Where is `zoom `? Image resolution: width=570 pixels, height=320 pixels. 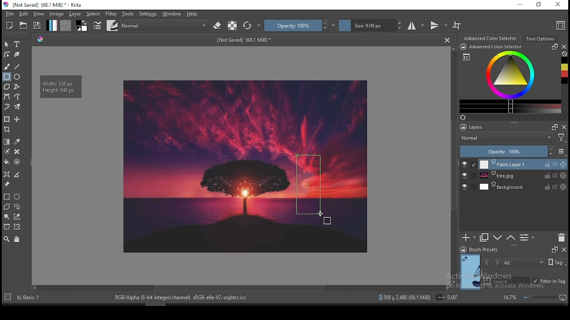
zoom  is located at coordinates (534, 297).